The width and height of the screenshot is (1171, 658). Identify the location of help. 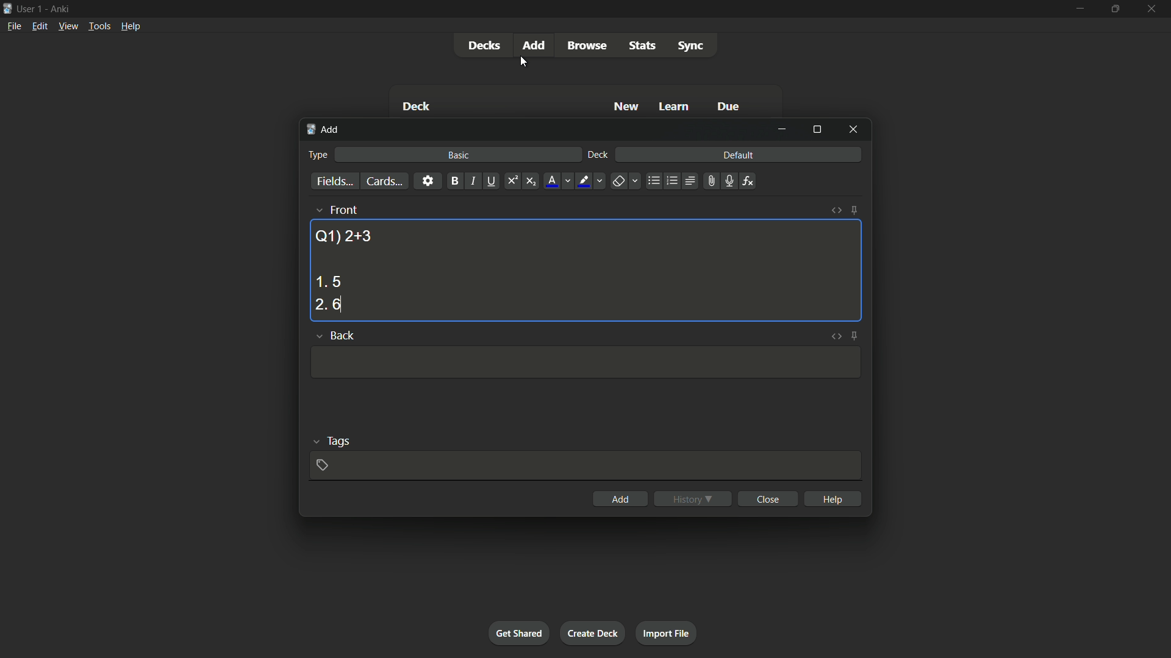
(834, 498).